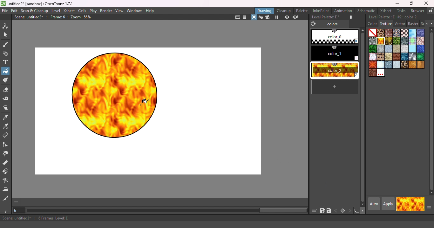 This screenshot has width=434, height=228. What do you see at coordinates (431, 111) in the screenshot?
I see `vertical scroll bar` at bounding box center [431, 111].